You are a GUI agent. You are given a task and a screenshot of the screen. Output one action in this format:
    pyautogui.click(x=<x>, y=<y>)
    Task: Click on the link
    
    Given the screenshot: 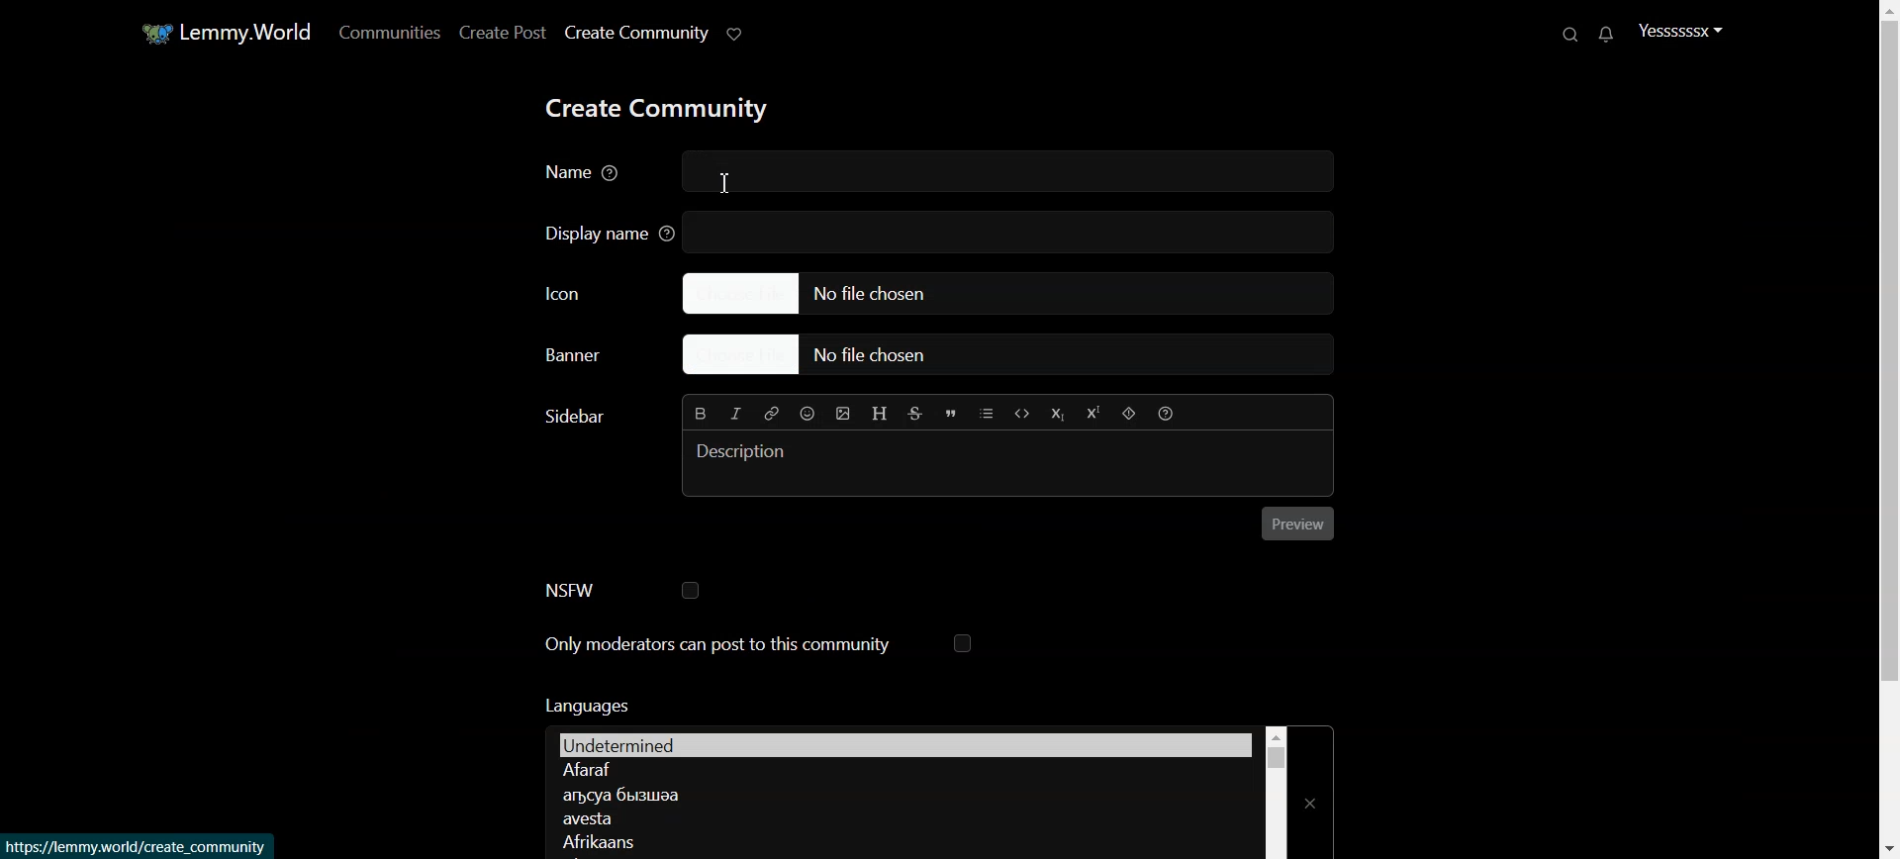 What is the action you would take?
    pyautogui.click(x=137, y=847)
    